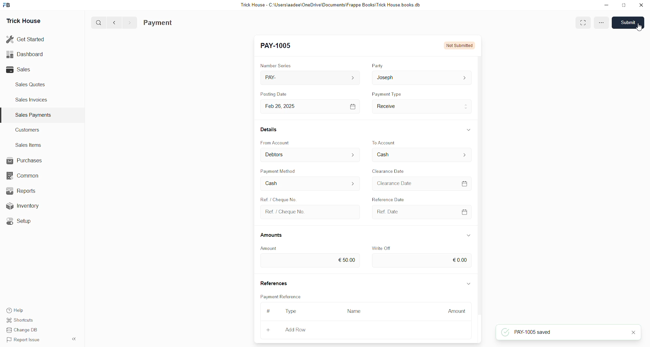  Describe the element at coordinates (311, 77) in the screenshot. I see `PAY` at that location.